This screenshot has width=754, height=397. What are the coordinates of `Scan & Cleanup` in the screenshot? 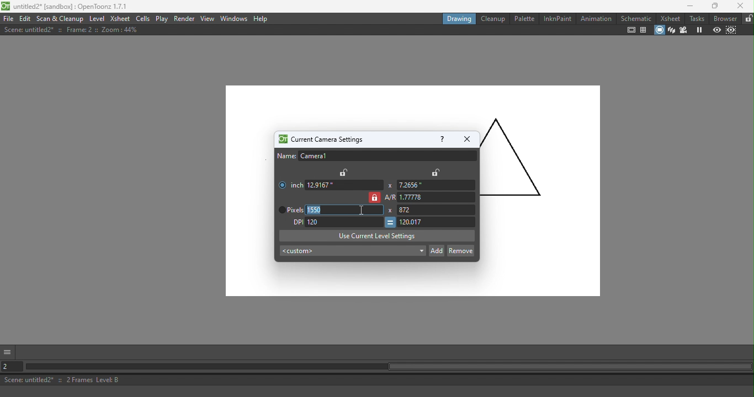 It's located at (60, 18).